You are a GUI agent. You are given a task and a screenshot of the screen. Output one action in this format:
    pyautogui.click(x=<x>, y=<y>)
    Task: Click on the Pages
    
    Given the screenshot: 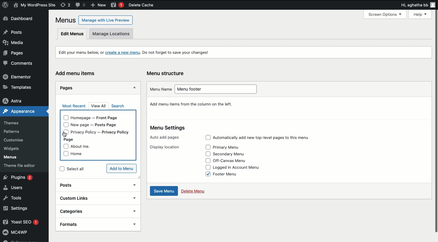 What is the action you would take?
    pyautogui.click(x=65, y=88)
    